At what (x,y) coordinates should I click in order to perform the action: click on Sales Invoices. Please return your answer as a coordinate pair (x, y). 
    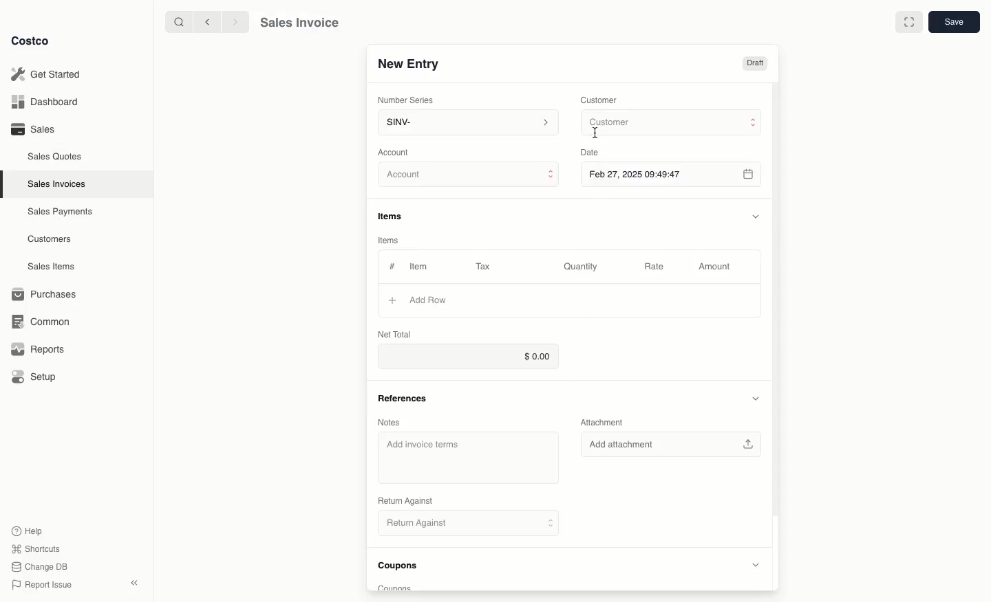
    Looking at the image, I should click on (58, 183).